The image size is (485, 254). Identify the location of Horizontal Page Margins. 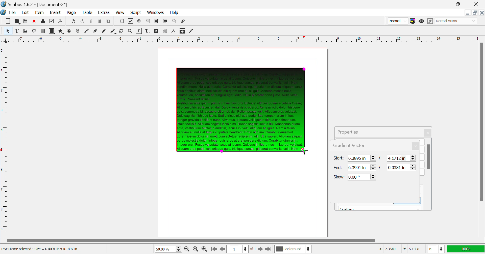
(5, 140).